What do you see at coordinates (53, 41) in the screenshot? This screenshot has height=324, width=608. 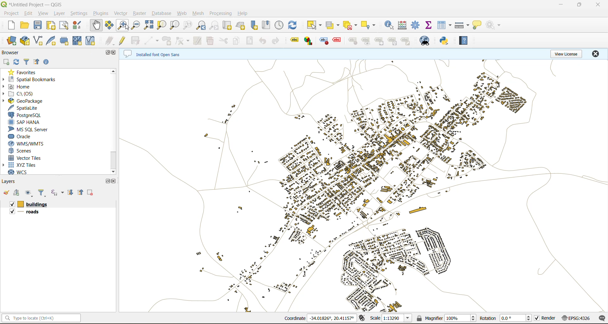 I see `new spatialite layer` at bounding box center [53, 41].